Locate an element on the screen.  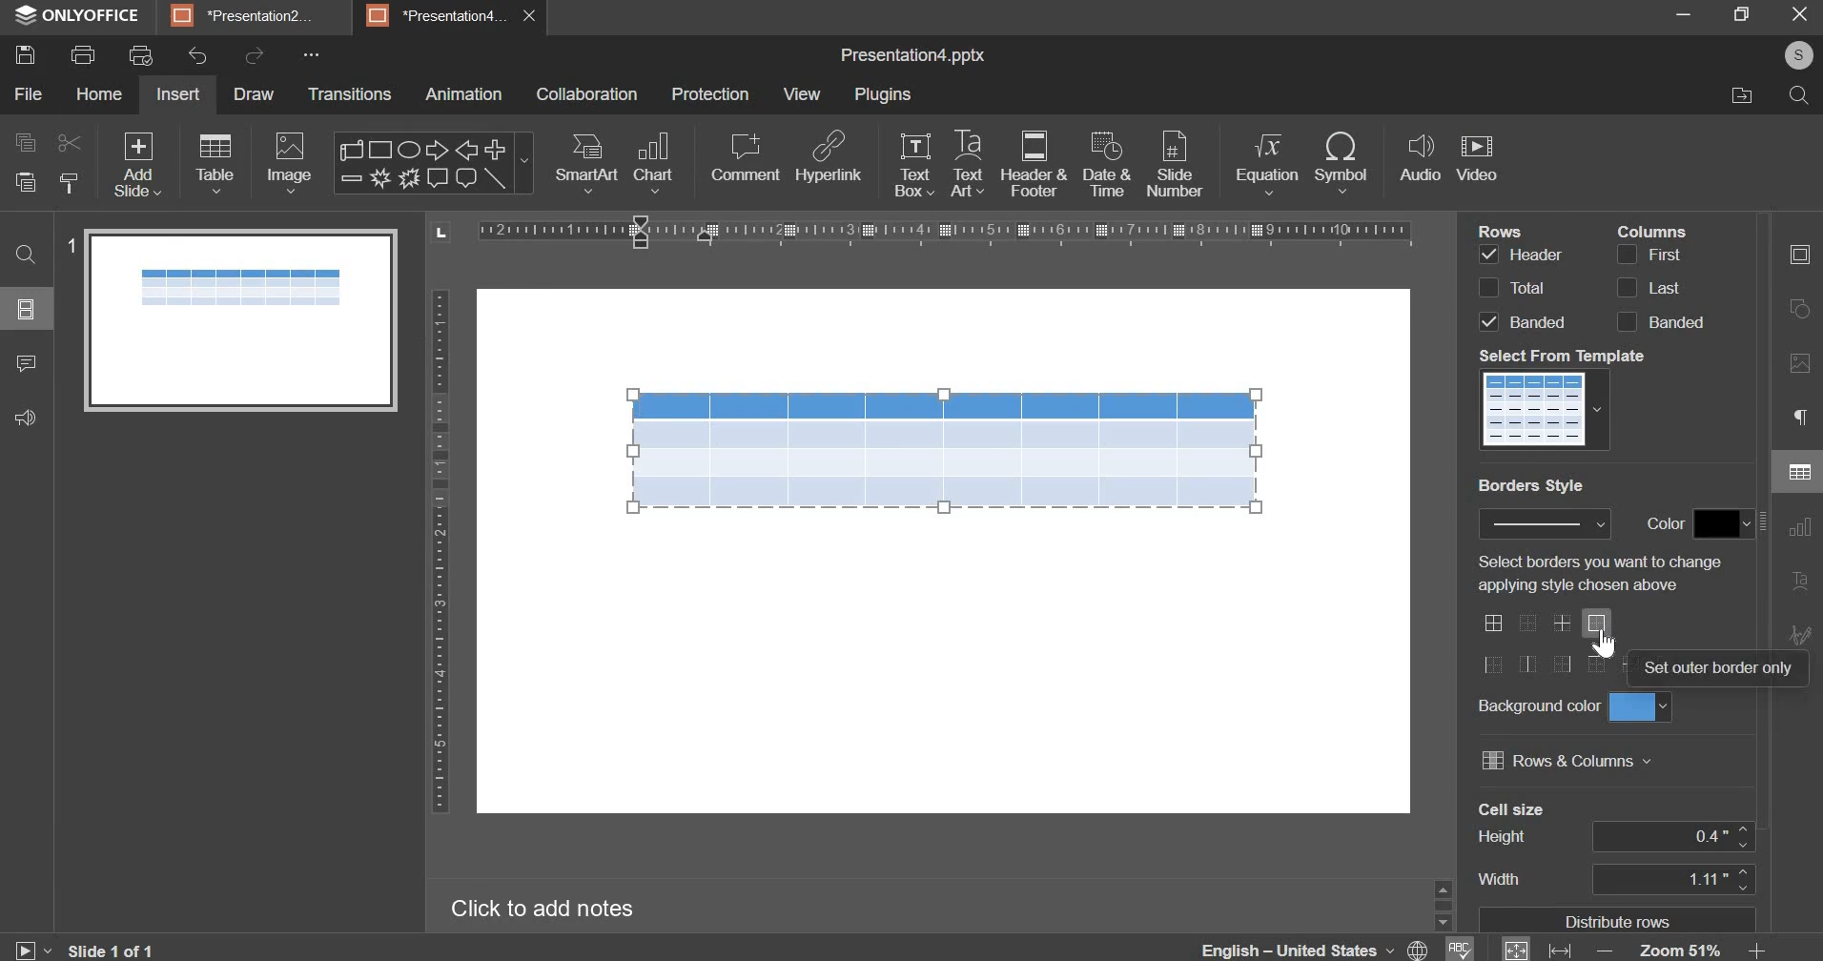
table settings is located at coordinates (1804, 472).